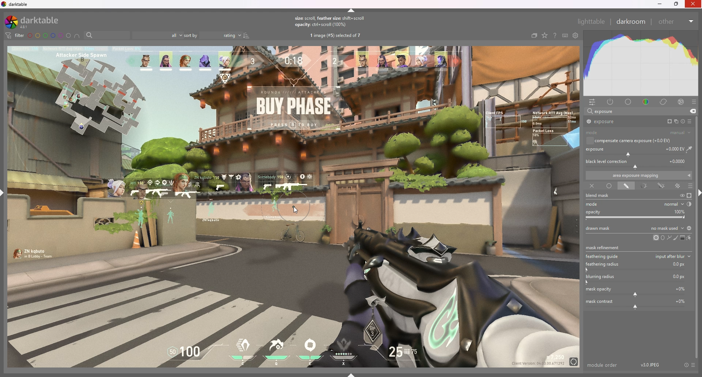 This screenshot has width=702, height=377. What do you see at coordinates (619, 121) in the screenshot?
I see `exposure` at bounding box center [619, 121].